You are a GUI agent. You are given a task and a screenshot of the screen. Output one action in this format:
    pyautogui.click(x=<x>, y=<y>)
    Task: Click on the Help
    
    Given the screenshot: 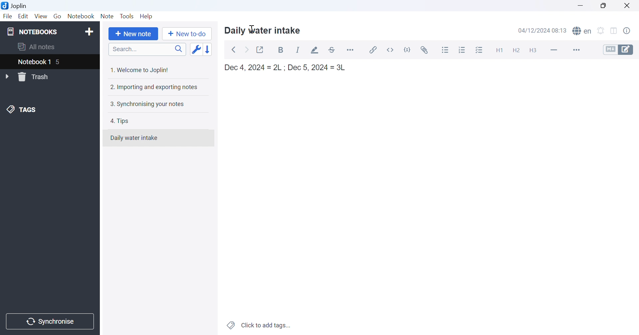 What is the action you would take?
    pyautogui.click(x=148, y=16)
    